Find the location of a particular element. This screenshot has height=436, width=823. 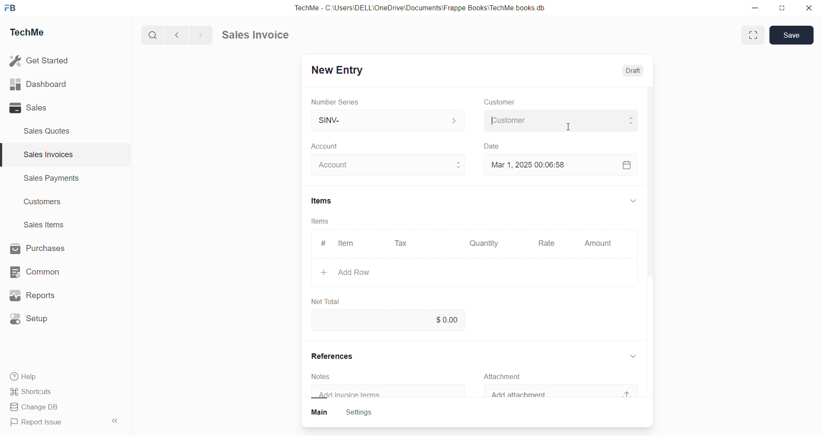

Mar 1, 2025 00:06:58 is located at coordinates (533, 164).